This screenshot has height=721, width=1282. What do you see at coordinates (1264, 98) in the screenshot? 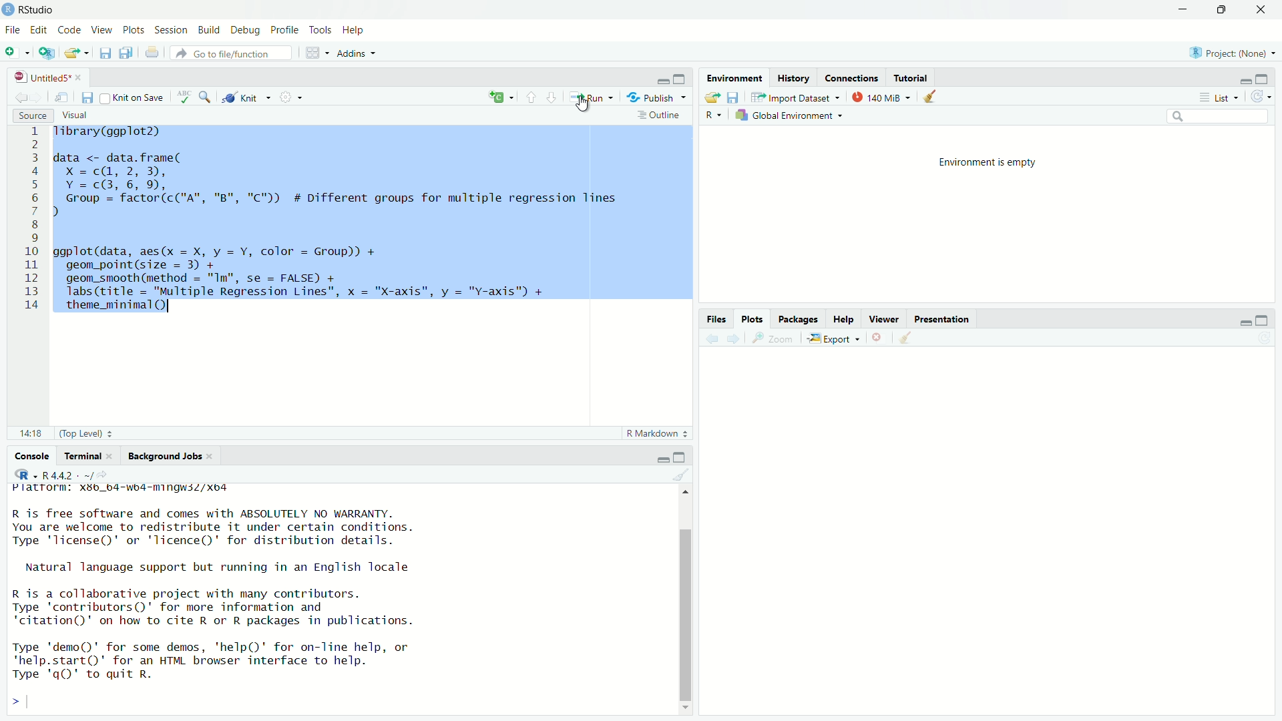
I see `refresh` at bounding box center [1264, 98].